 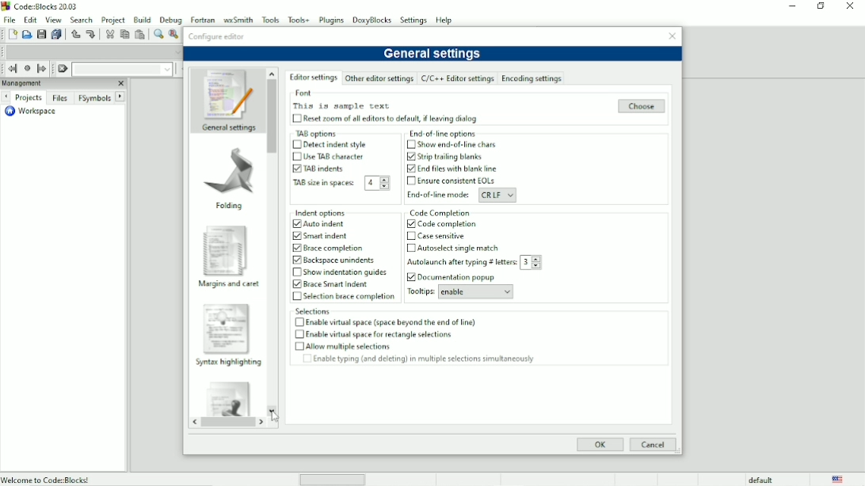 I want to click on , so click(x=410, y=222).